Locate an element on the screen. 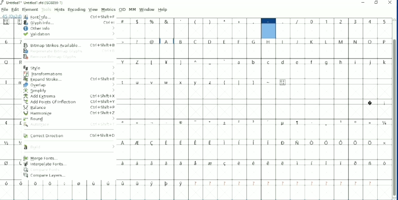  Overlap is located at coordinates (70, 85).